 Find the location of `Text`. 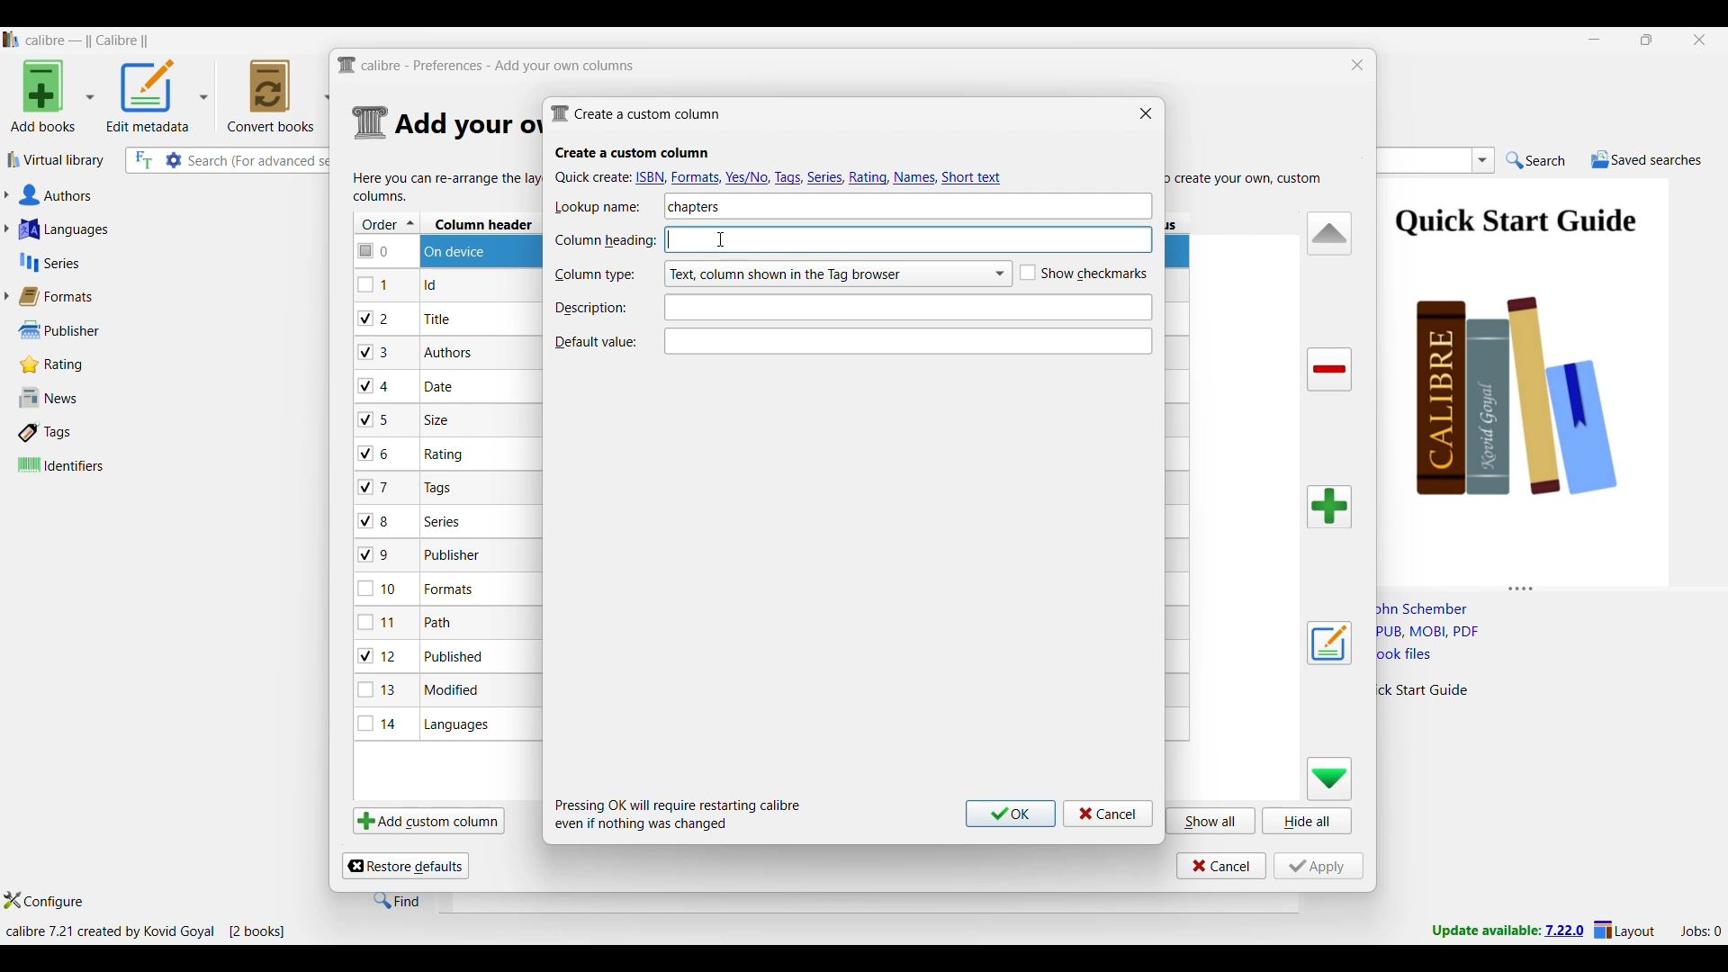

Text is located at coordinates (910, 341).